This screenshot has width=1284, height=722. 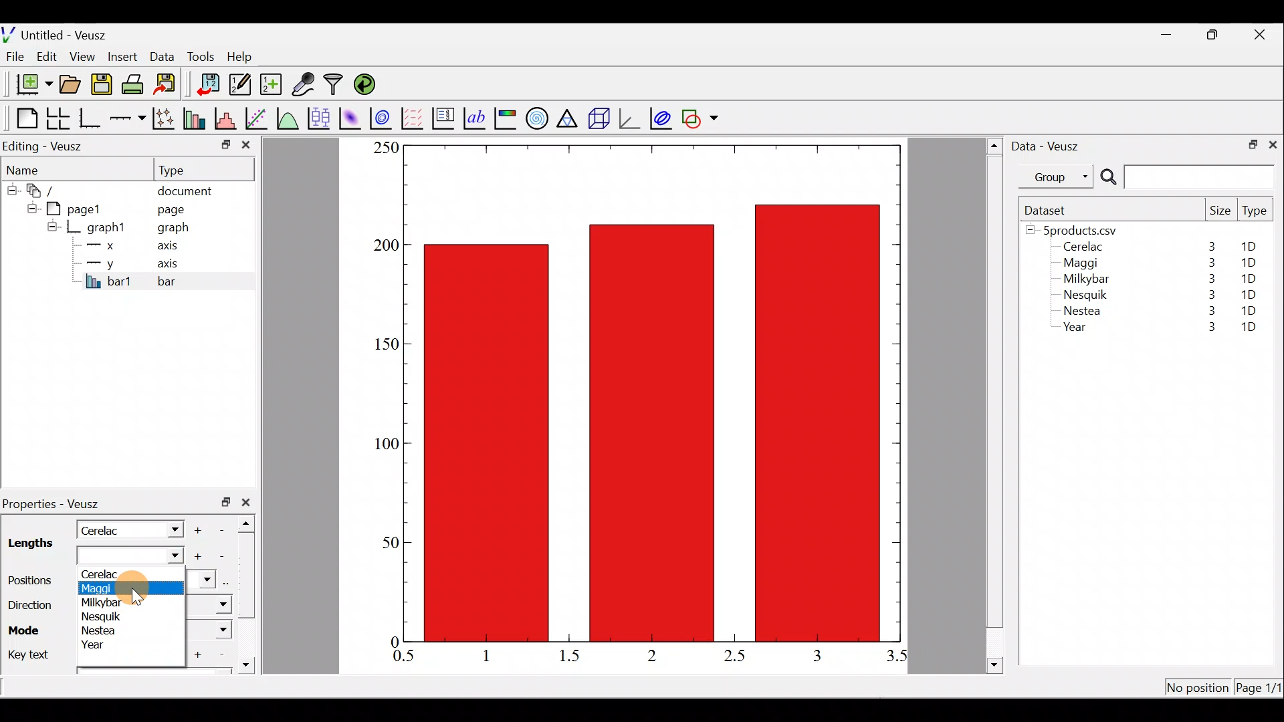 What do you see at coordinates (662, 117) in the screenshot?
I see `plot covariance ellipses` at bounding box center [662, 117].